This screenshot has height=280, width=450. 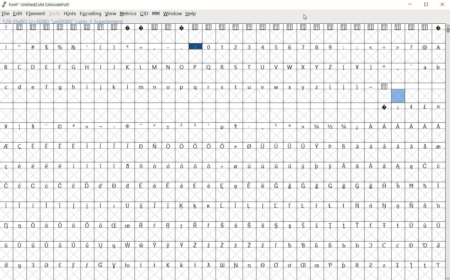 I want to click on glyph, so click(x=87, y=225).